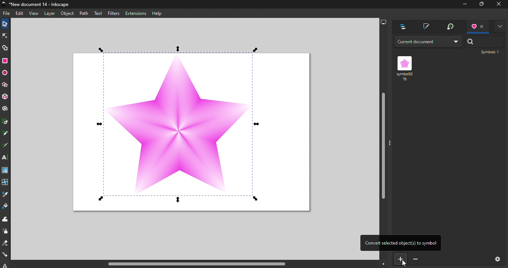  What do you see at coordinates (400, 259) in the screenshot?
I see `Convert selected object to symbol` at bounding box center [400, 259].